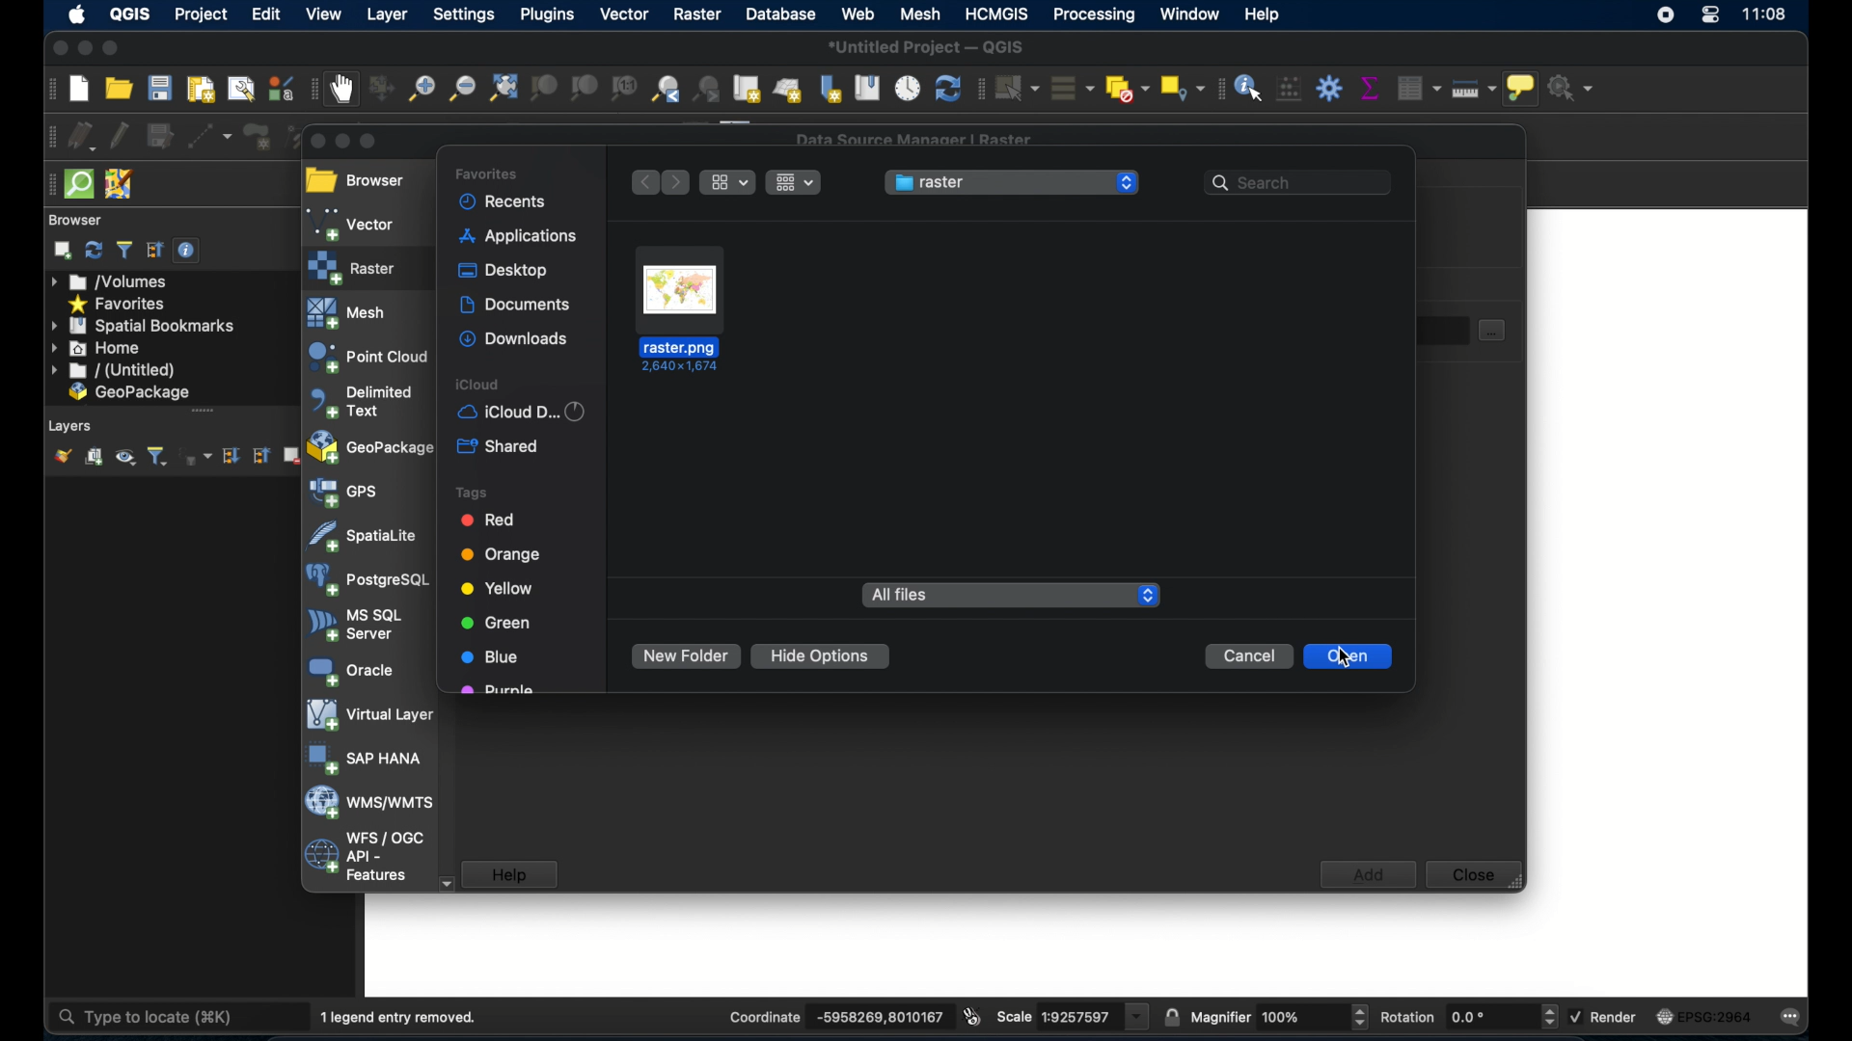 The image size is (1852, 1041). Describe the element at coordinates (1408, 1015) in the screenshot. I see `rotations` at that location.